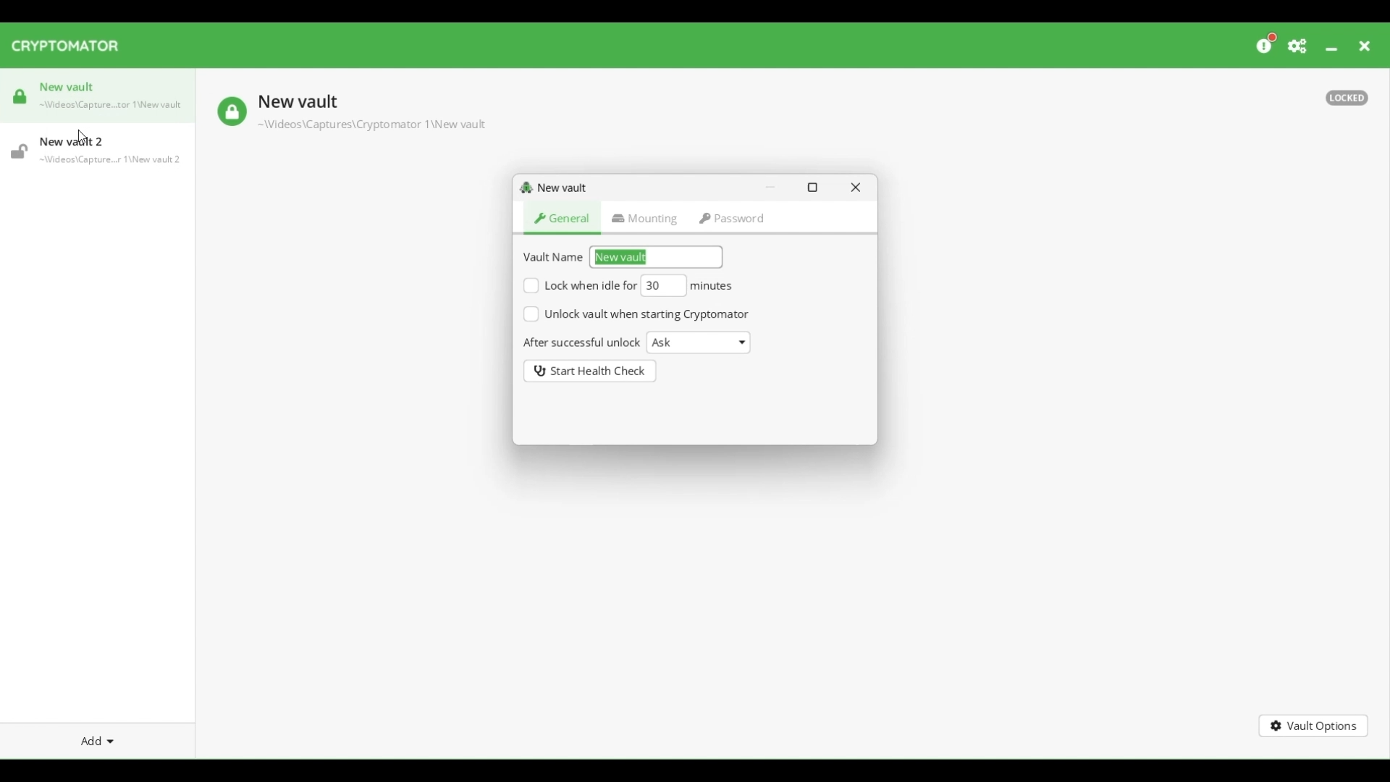 The height and width of the screenshot is (782, 1390). I want to click on Convert window to full screen, so click(813, 188).